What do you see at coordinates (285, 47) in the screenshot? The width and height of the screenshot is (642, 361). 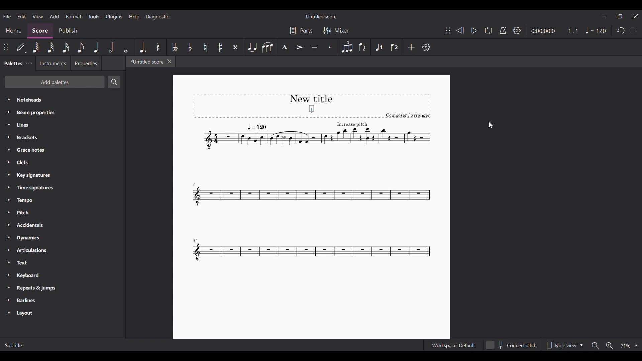 I see `Marcato` at bounding box center [285, 47].